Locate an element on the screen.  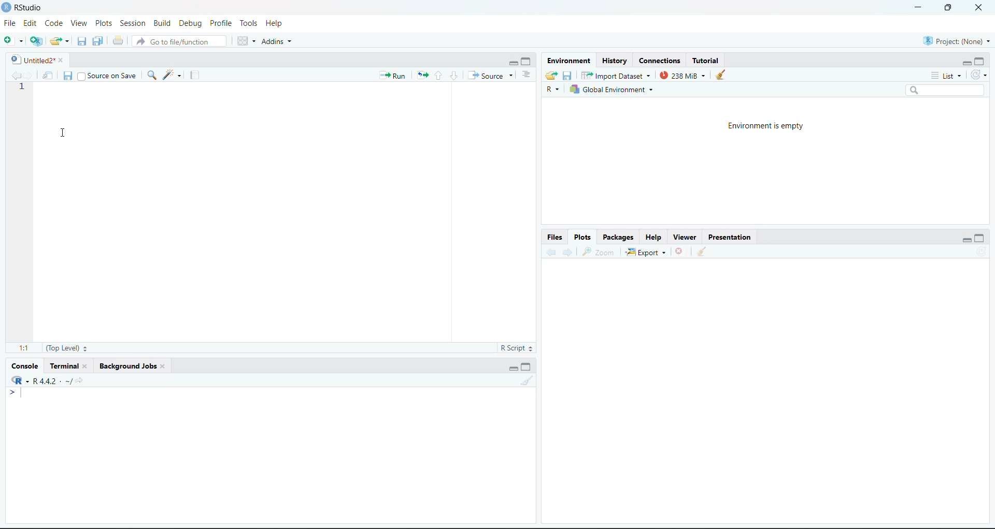
Plots is located at coordinates (582, 237).